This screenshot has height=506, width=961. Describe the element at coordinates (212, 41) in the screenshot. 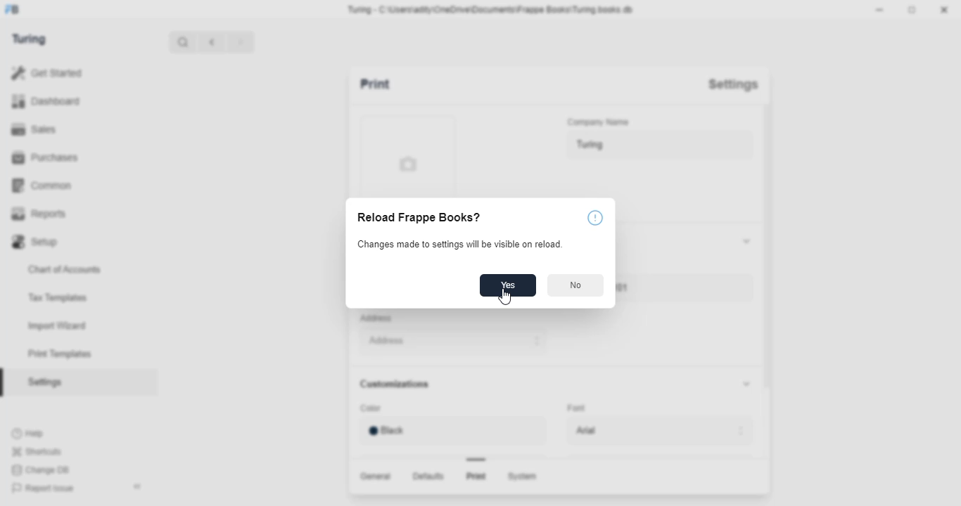

I see `go back` at that location.